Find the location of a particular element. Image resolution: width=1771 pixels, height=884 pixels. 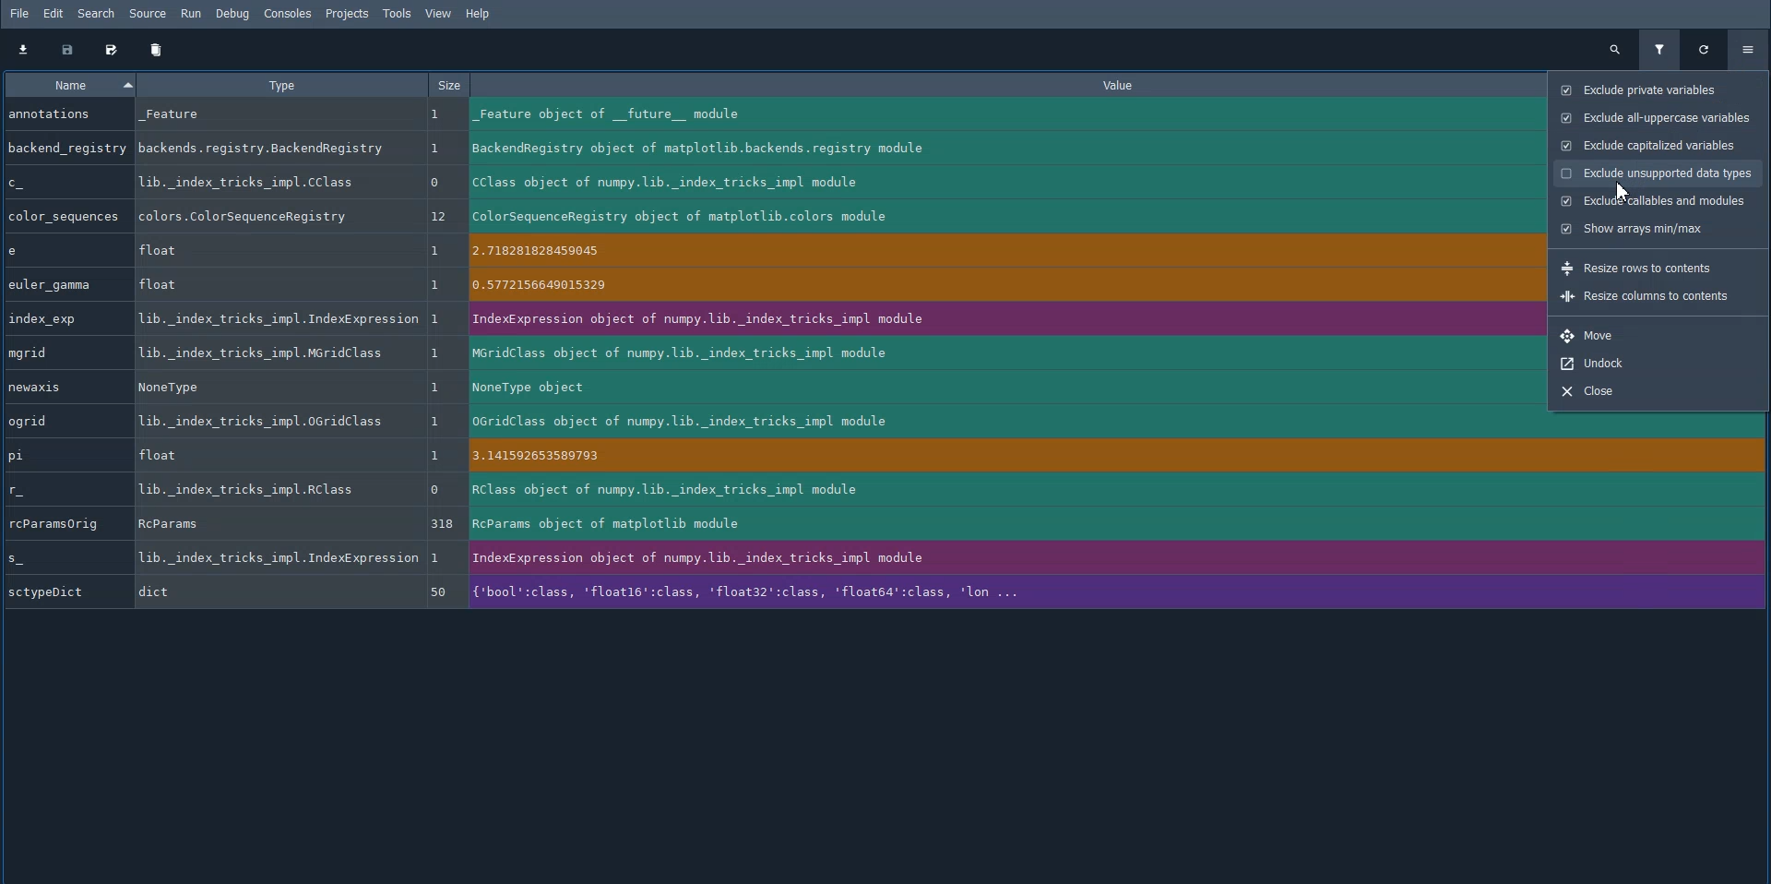

 is located at coordinates (440, 353).